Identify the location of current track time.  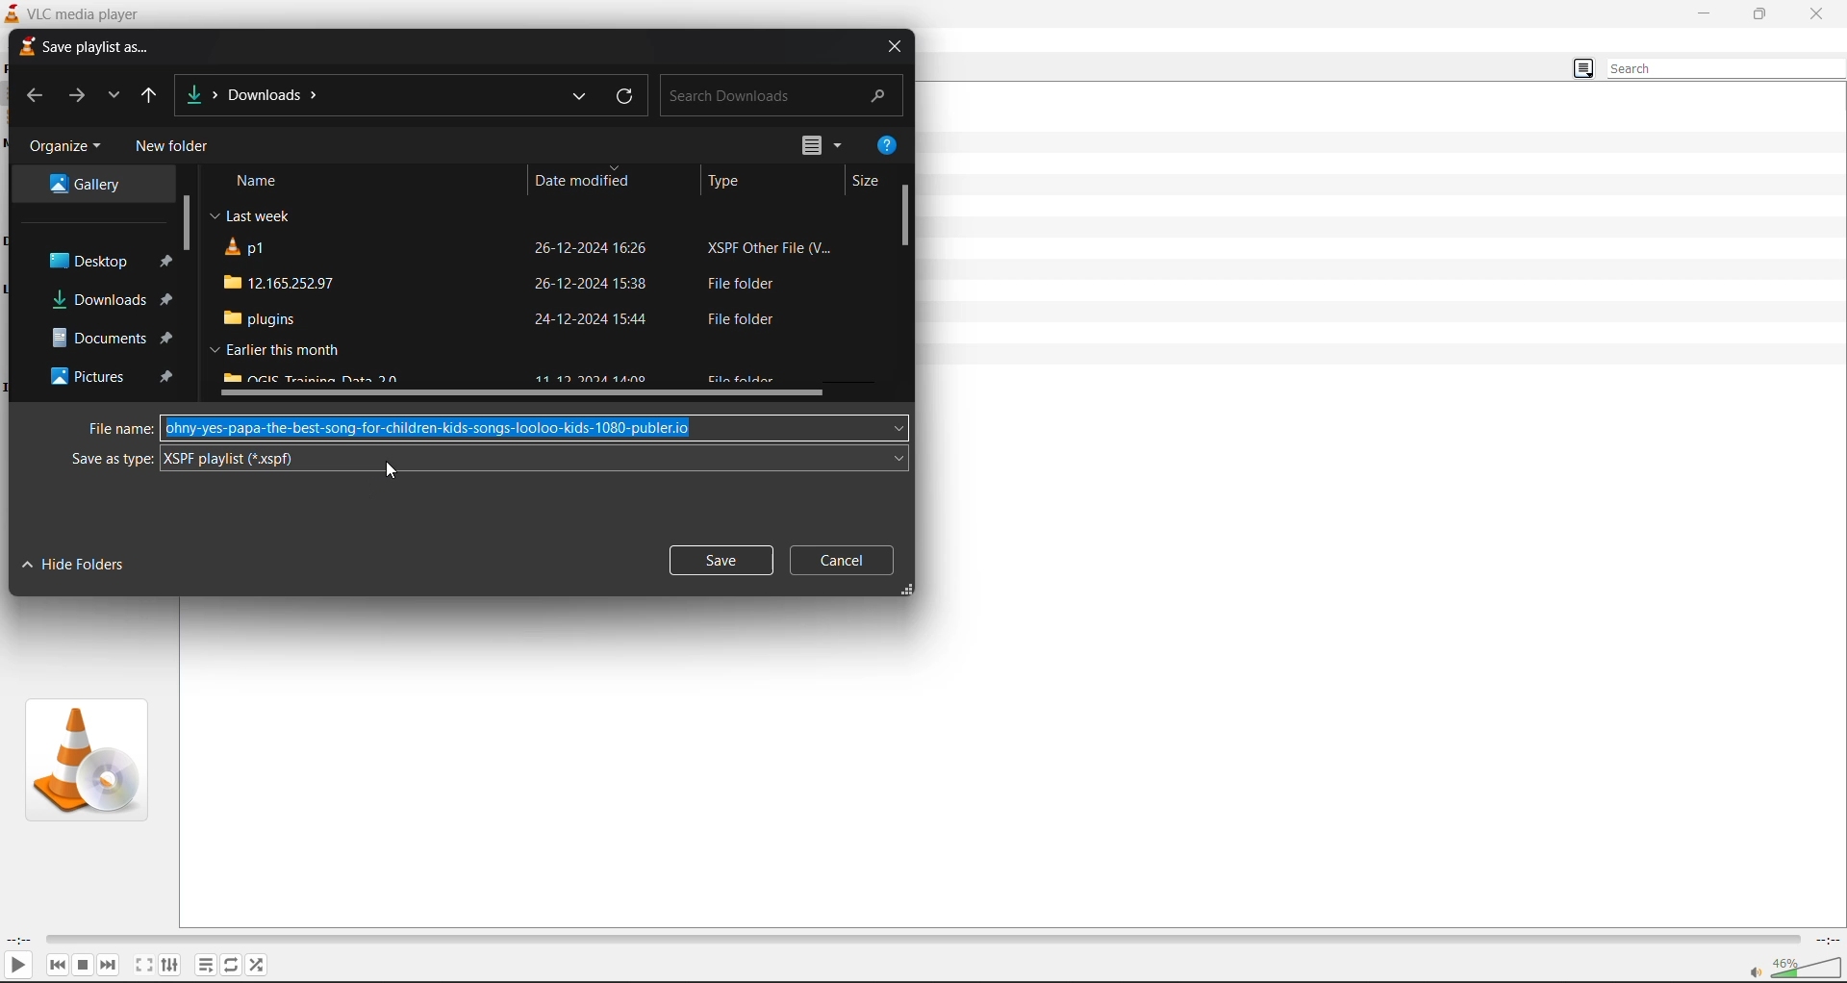
(24, 938).